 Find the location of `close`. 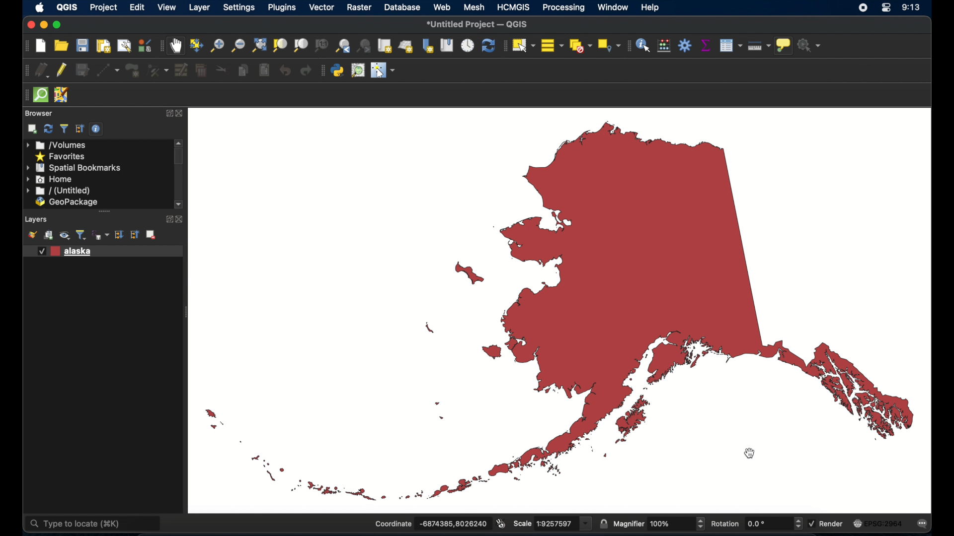

close is located at coordinates (181, 218).